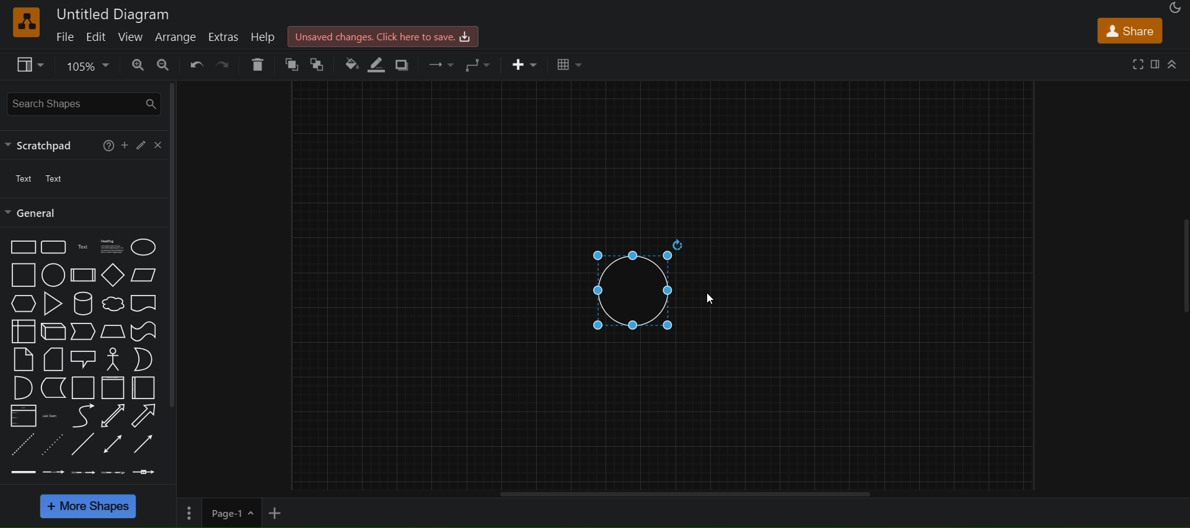 The image size is (1190, 528). Describe the element at coordinates (222, 64) in the screenshot. I see `redo` at that location.